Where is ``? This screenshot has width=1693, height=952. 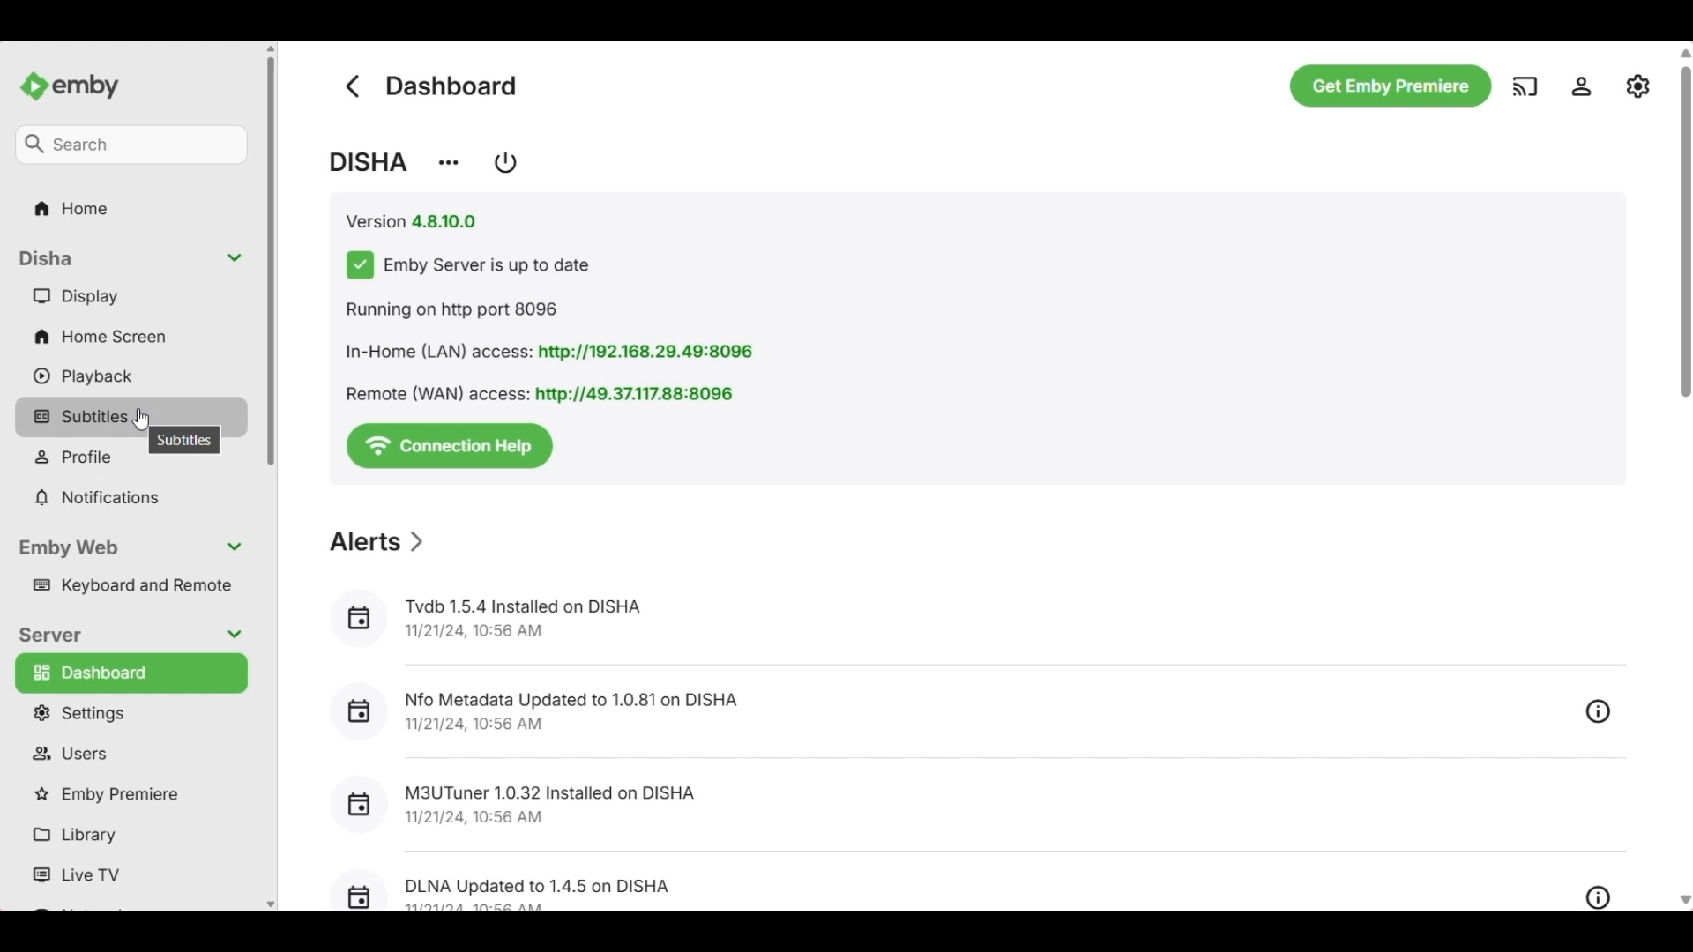
 is located at coordinates (1685, 900).